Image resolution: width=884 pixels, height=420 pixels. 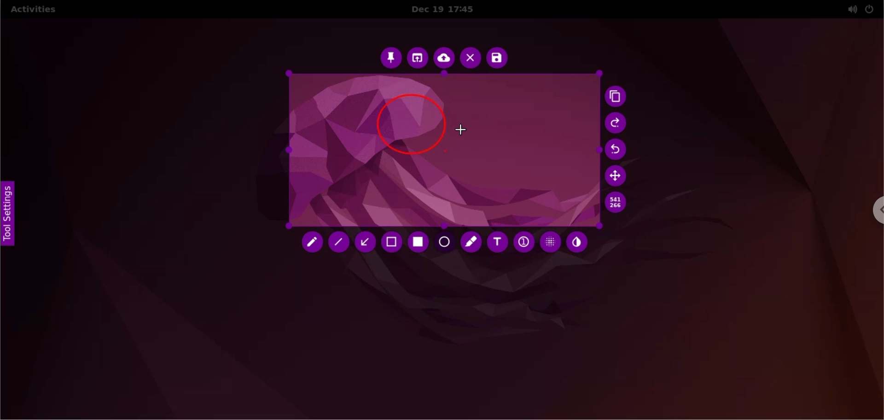 What do you see at coordinates (577, 243) in the screenshot?
I see `inverter tool` at bounding box center [577, 243].